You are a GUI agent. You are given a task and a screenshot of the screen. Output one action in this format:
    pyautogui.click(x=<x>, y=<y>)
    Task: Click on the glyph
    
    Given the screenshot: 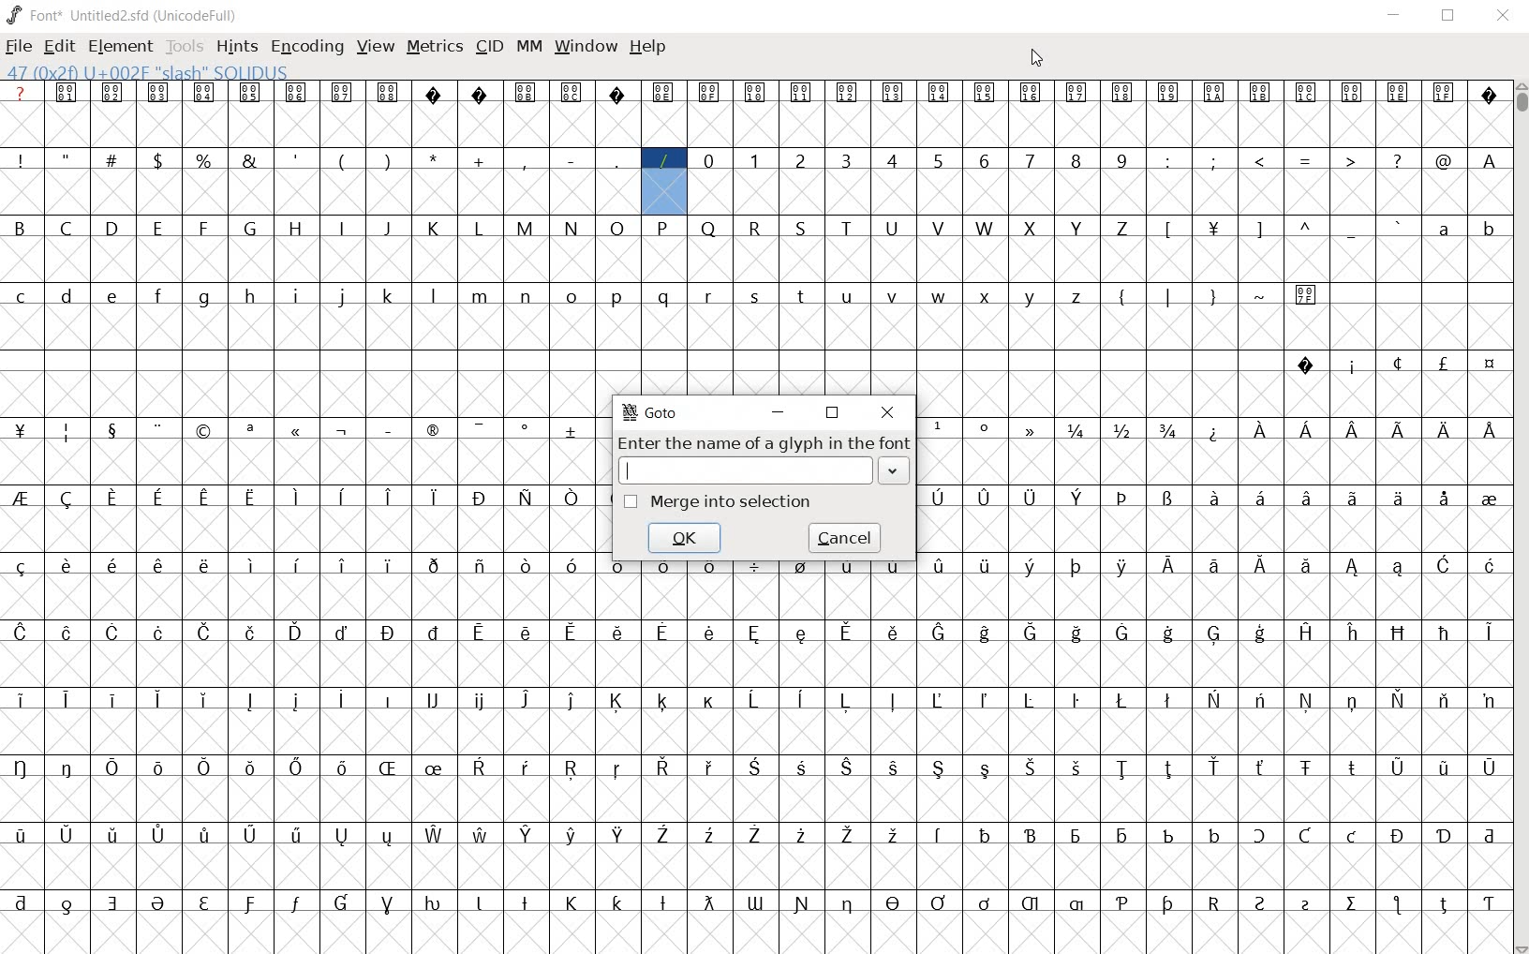 What is the action you would take?
    pyautogui.click(x=803, y=768)
    